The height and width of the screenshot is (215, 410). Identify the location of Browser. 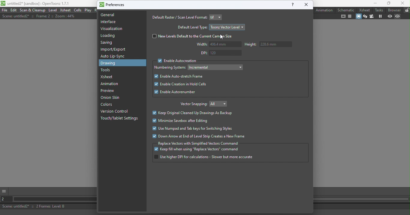
(393, 10).